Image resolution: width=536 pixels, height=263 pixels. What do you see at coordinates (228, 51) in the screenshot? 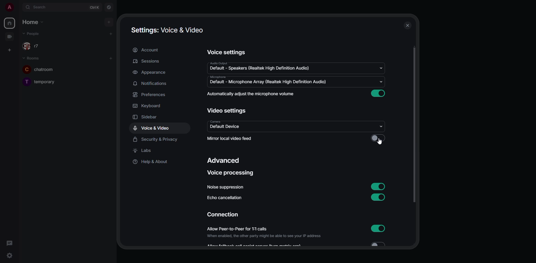
I see `voice settings` at bounding box center [228, 51].